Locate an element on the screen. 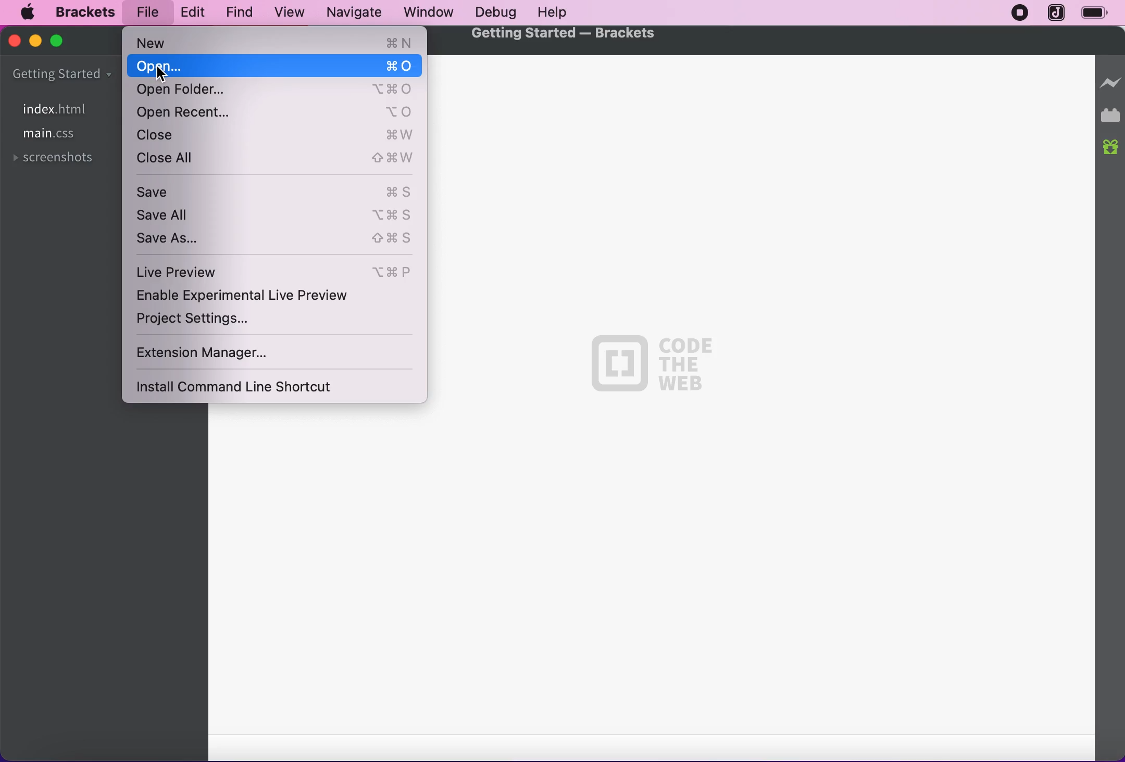  open recent is located at coordinates (277, 112).